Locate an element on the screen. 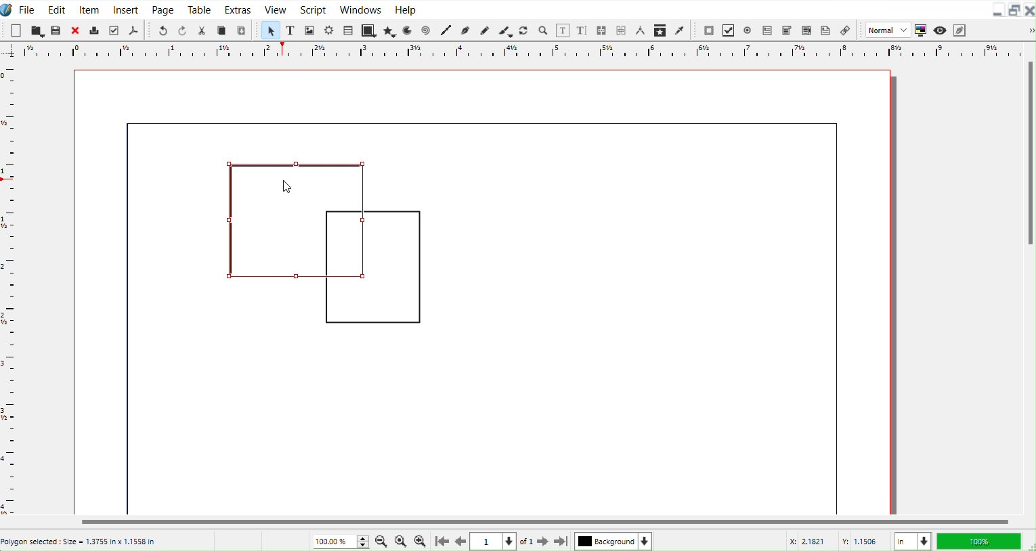 The image size is (1036, 551). Horizontal Scroll bar is located at coordinates (517, 522).